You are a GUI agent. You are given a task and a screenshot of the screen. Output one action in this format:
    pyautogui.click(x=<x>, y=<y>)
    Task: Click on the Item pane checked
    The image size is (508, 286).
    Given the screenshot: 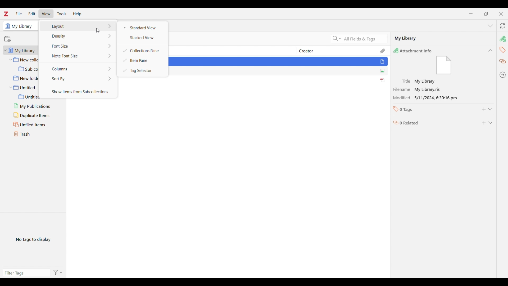 What is the action you would take?
    pyautogui.click(x=142, y=60)
    